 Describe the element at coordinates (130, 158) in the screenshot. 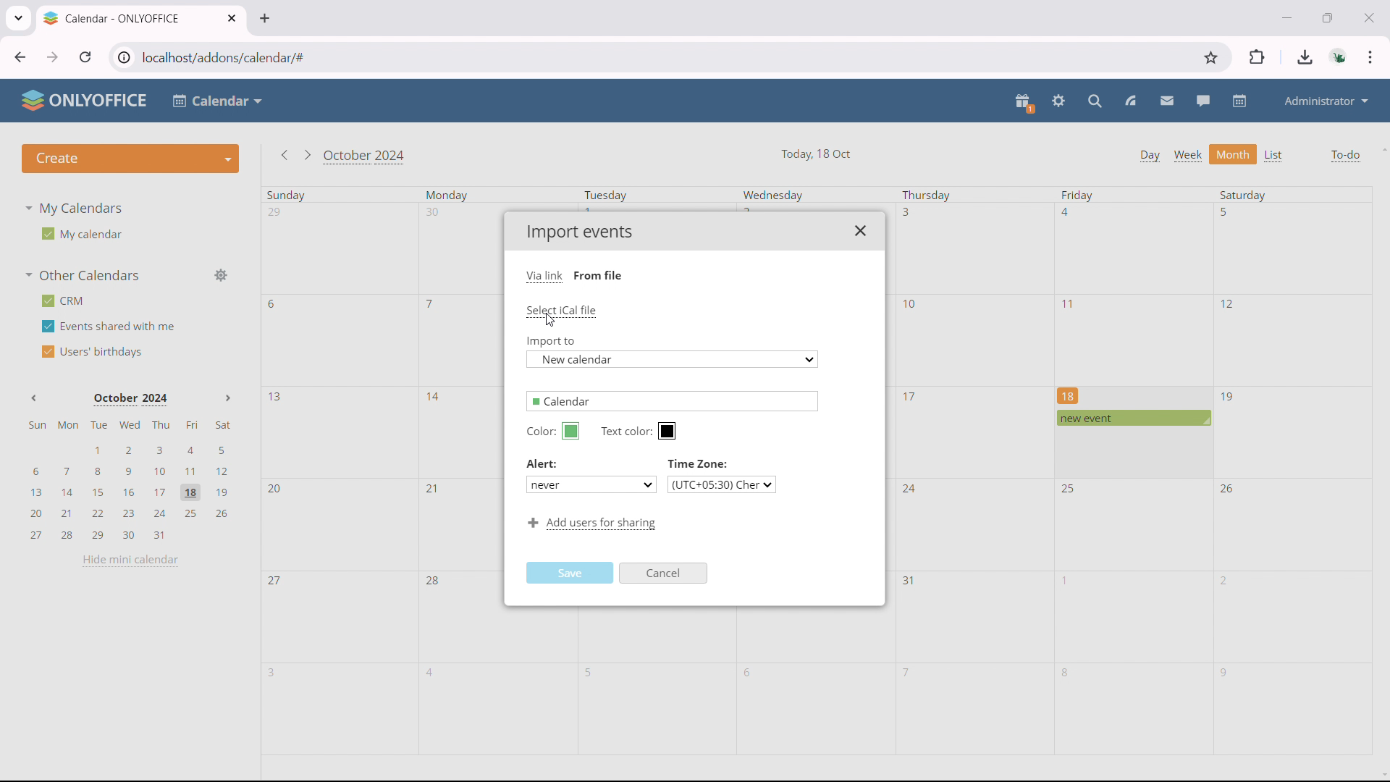

I see `create` at that location.